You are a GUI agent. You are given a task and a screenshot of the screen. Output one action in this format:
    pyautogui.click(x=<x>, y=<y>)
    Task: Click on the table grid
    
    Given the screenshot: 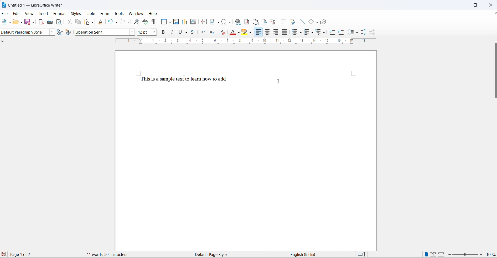 What is the action you would take?
    pyautogui.click(x=169, y=23)
    